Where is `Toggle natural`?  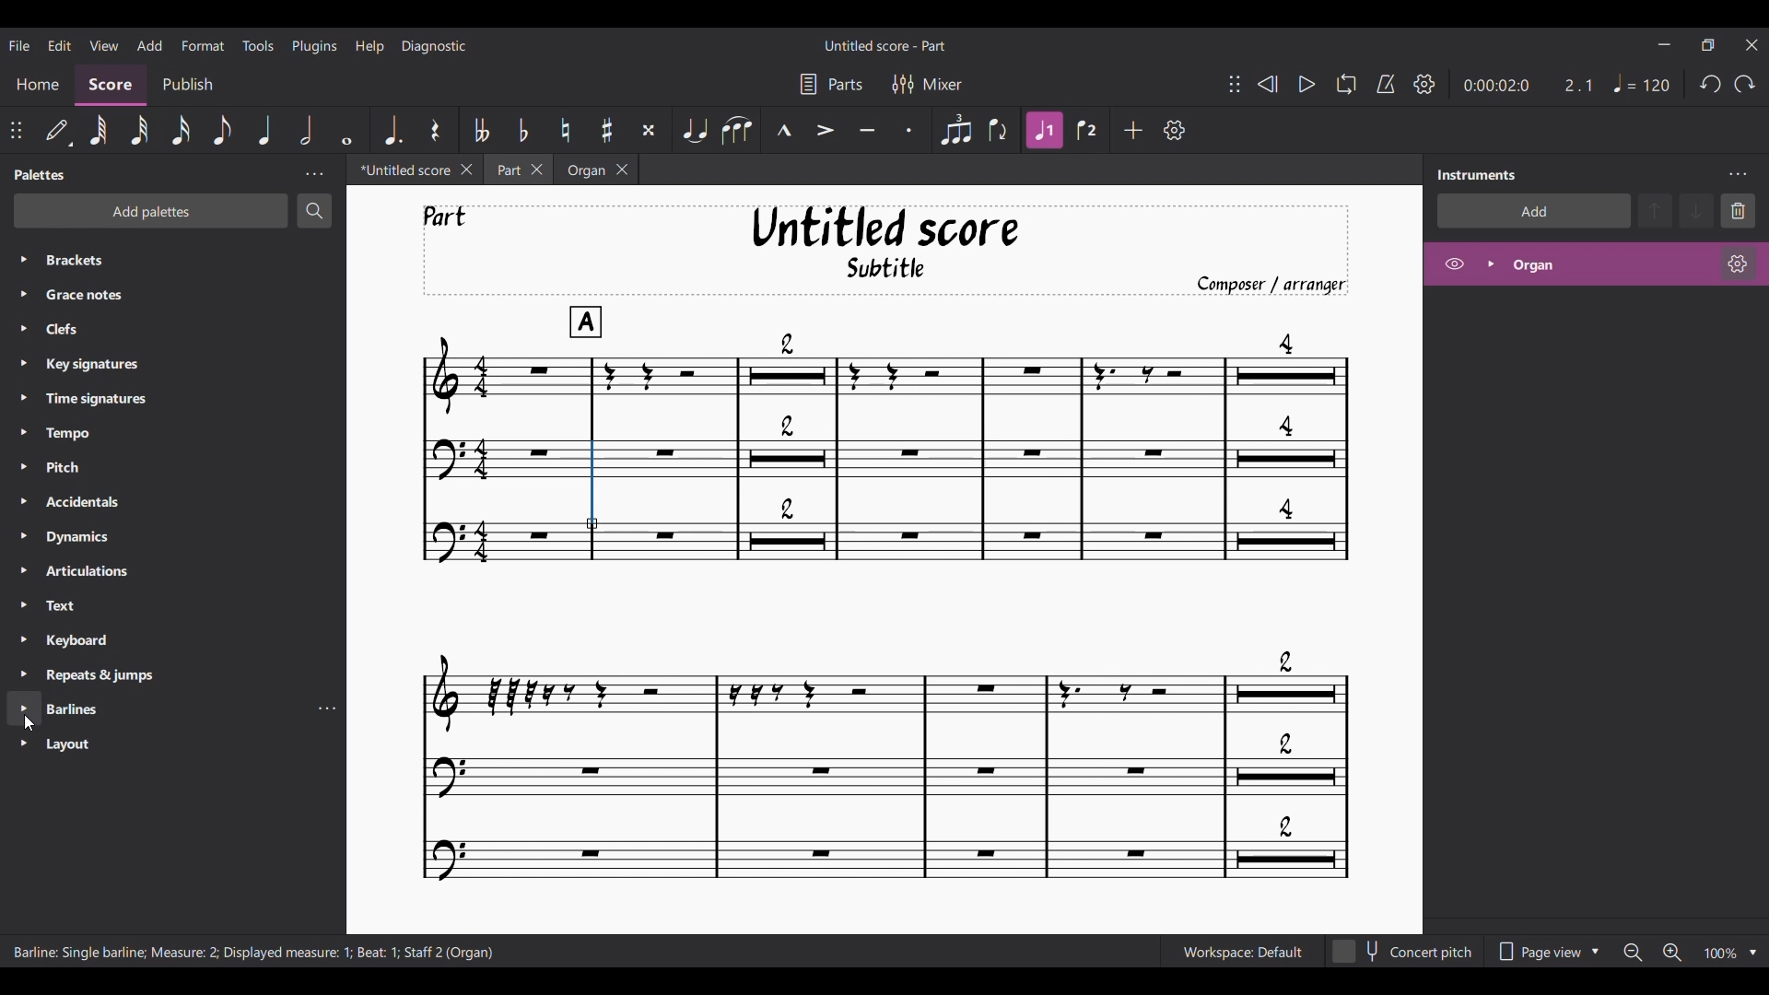
Toggle natural is located at coordinates (566, 129).